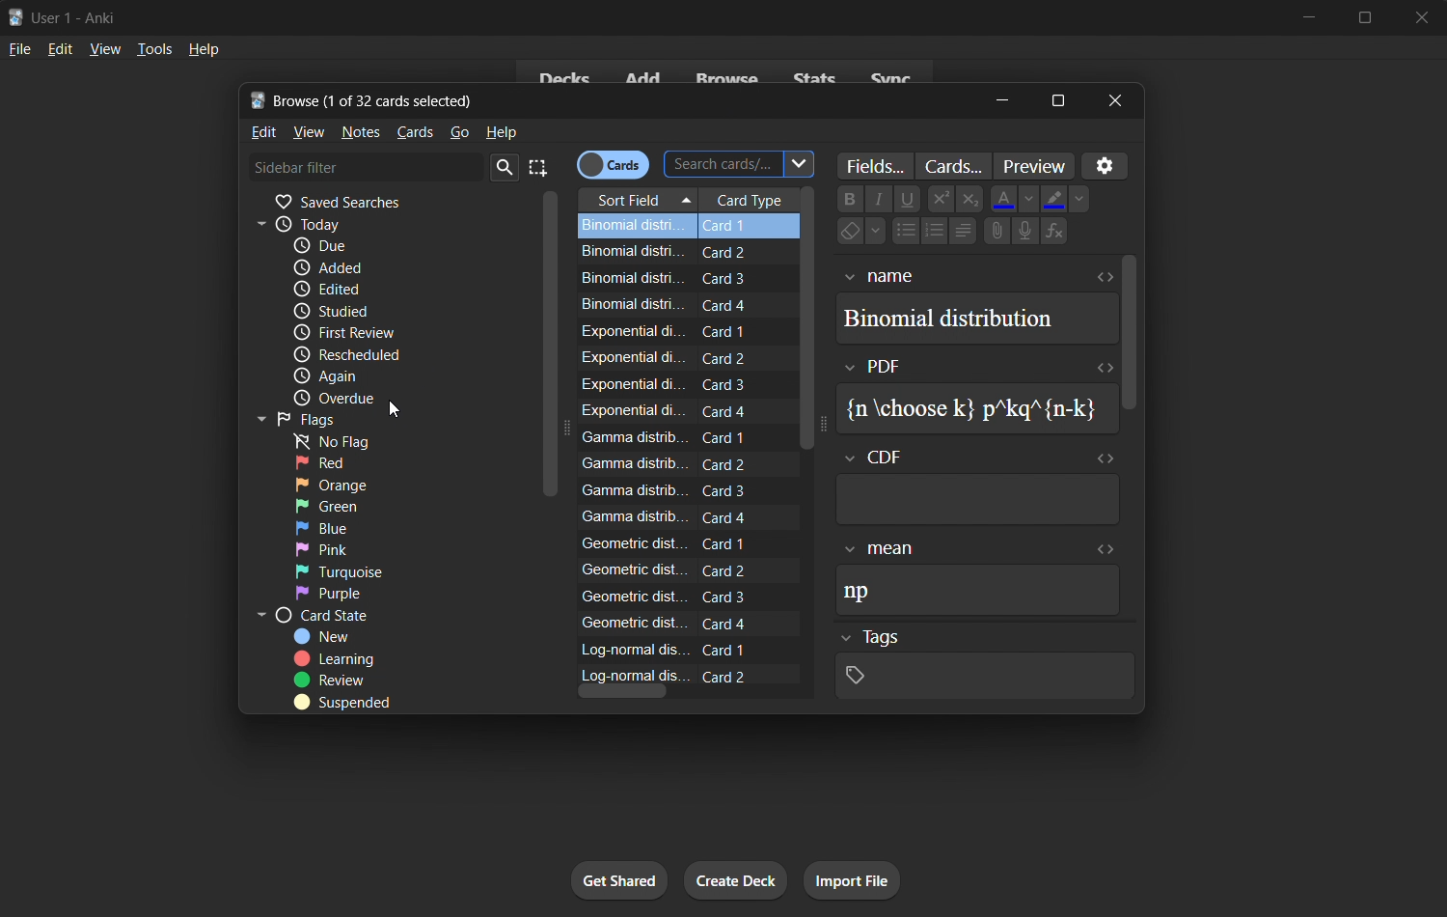 Image resolution: width=1447 pixels, height=917 pixels. I want to click on Card 2, so click(726, 571).